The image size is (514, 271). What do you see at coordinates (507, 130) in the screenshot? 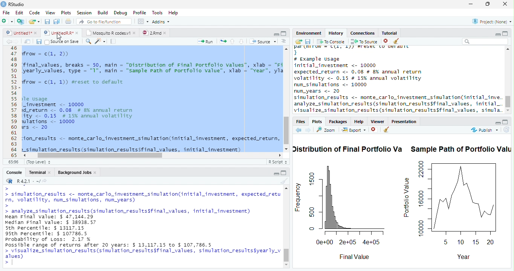
I see `Refresh List` at bounding box center [507, 130].